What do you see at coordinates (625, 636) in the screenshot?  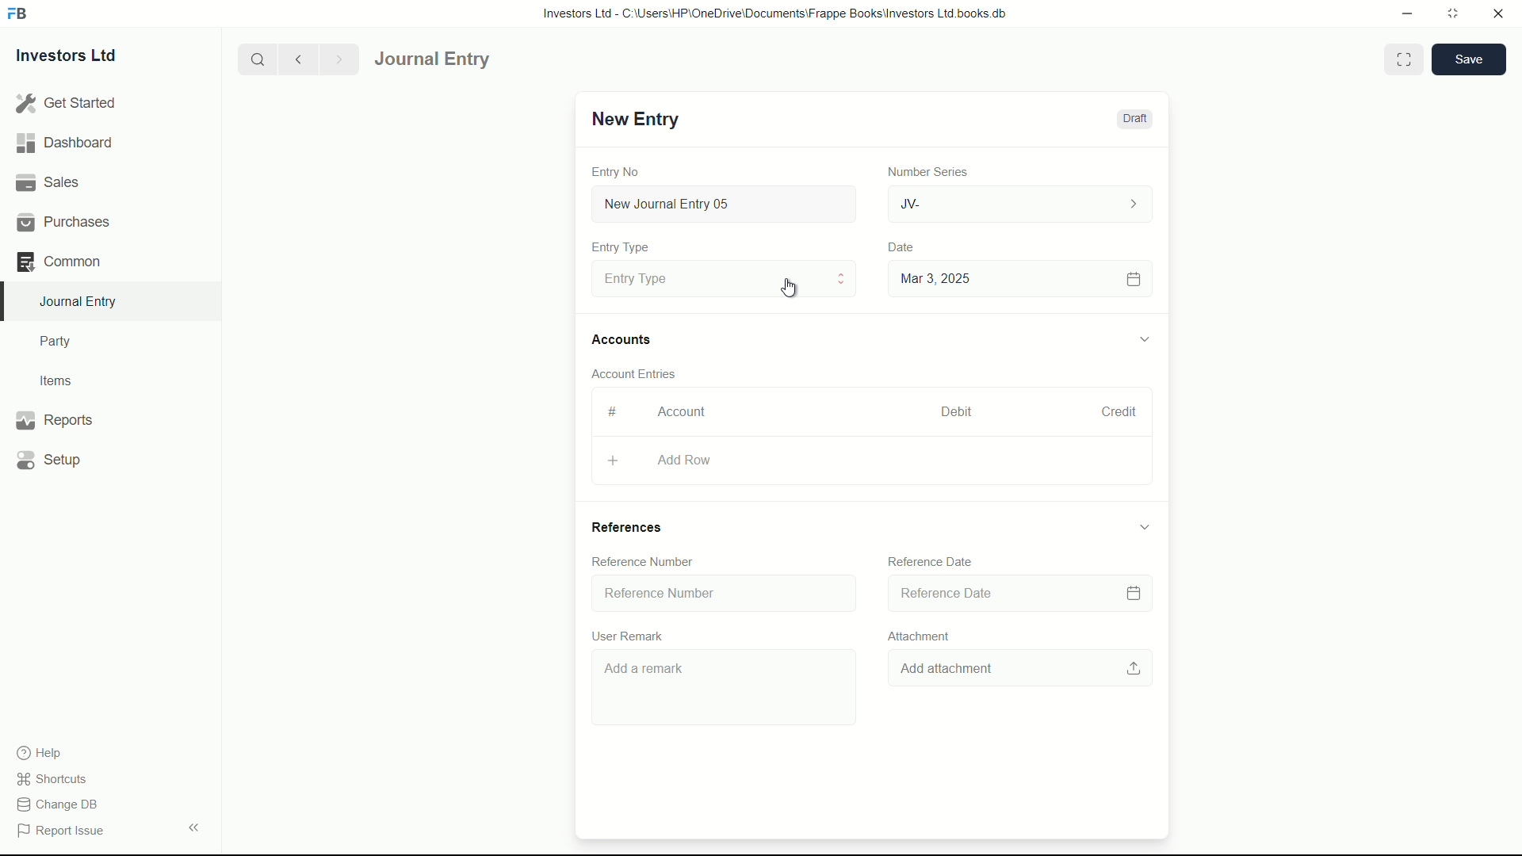 I see `User Remark` at bounding box center [625, 636].